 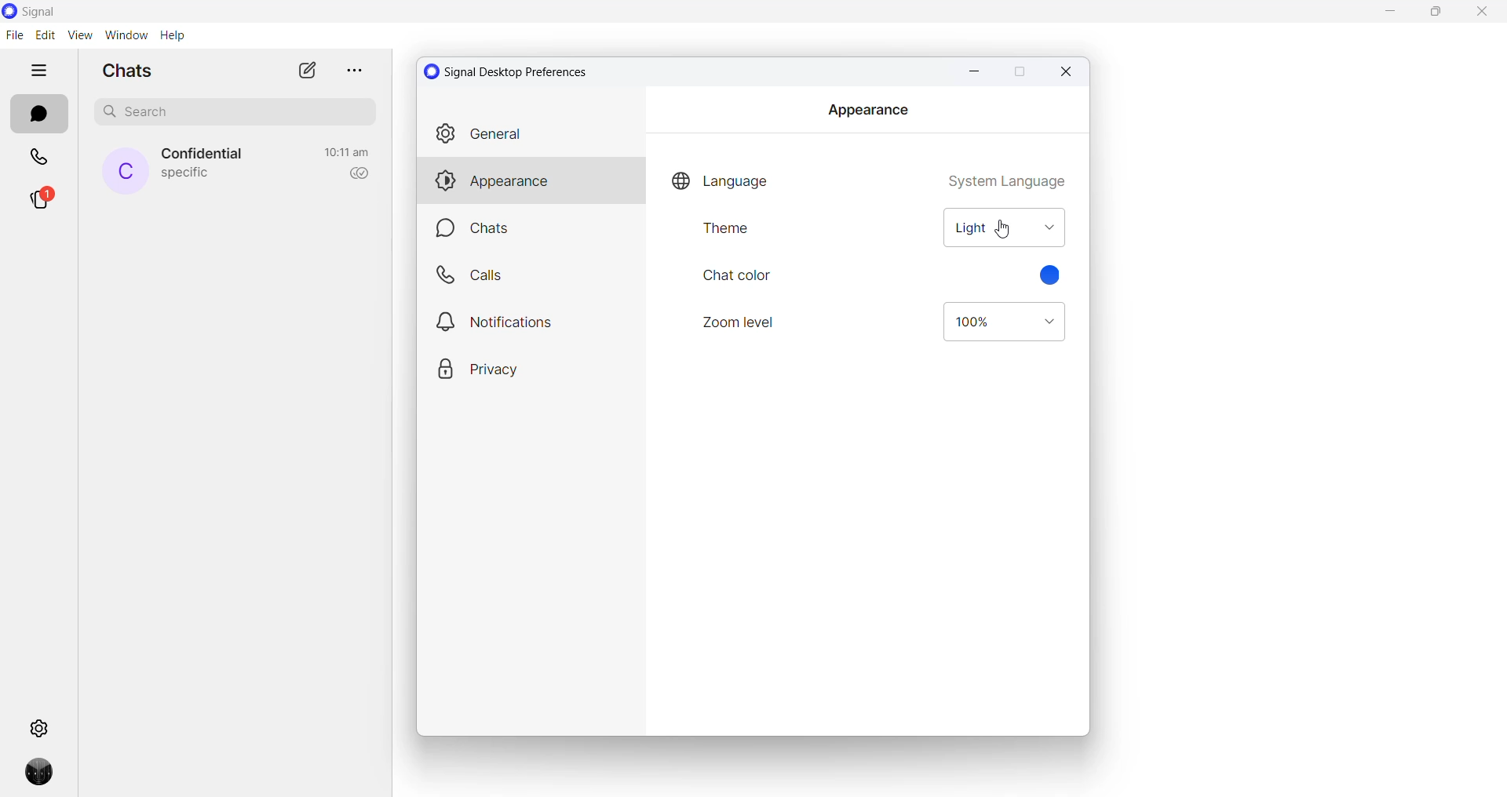 I want to click on view, so click(x=79, y=35).